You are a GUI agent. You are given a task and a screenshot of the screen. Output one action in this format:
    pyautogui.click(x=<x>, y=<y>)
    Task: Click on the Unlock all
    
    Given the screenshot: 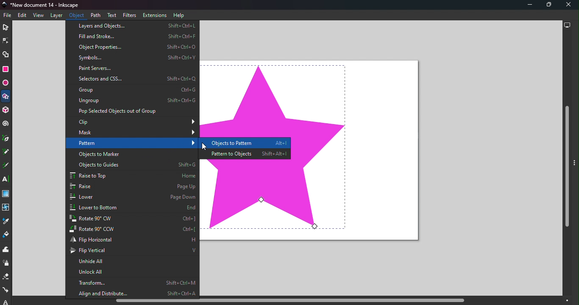 What is the action you would take?
    pyautogui.click(x=134, y=272)
    